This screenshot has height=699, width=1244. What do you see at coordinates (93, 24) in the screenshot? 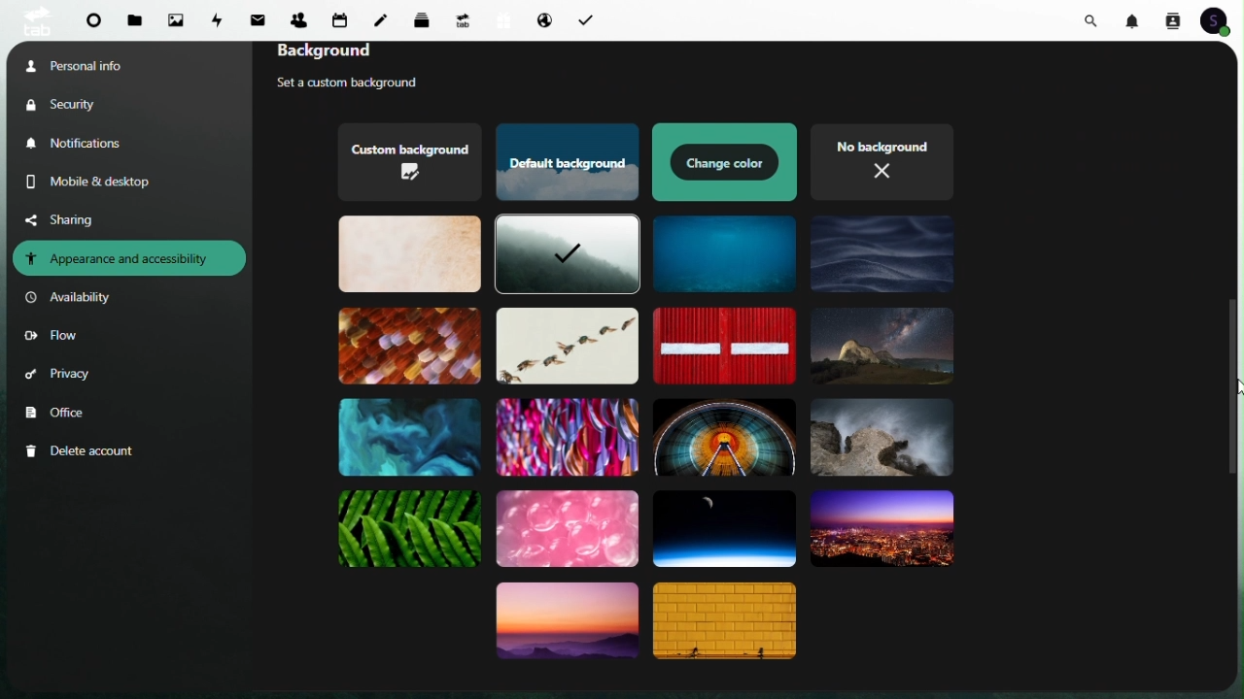
I see `dashboard` at bounding box center [93, 24].